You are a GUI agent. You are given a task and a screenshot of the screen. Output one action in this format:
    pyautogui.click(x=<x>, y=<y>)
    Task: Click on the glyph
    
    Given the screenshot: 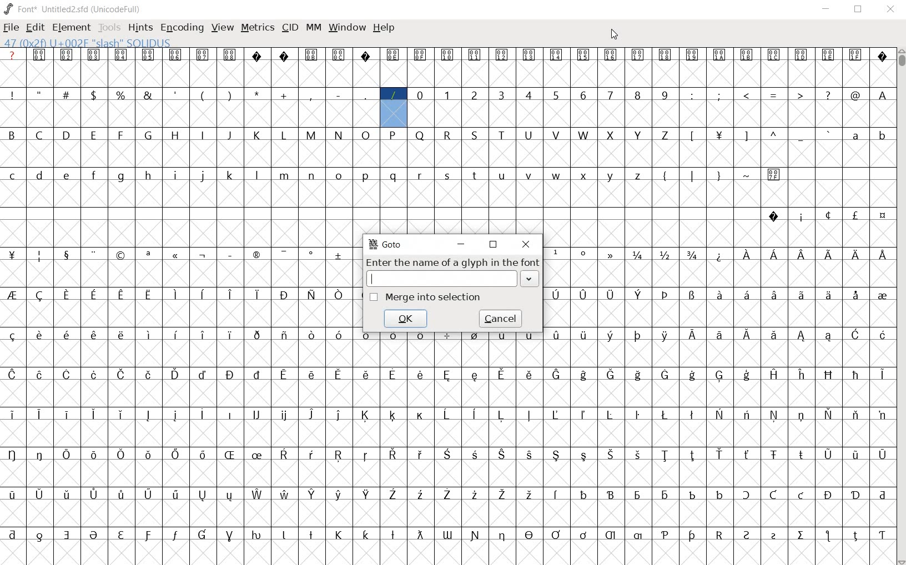 What is the action you would take?
    pyautogui.click(x=148, y=494)
    